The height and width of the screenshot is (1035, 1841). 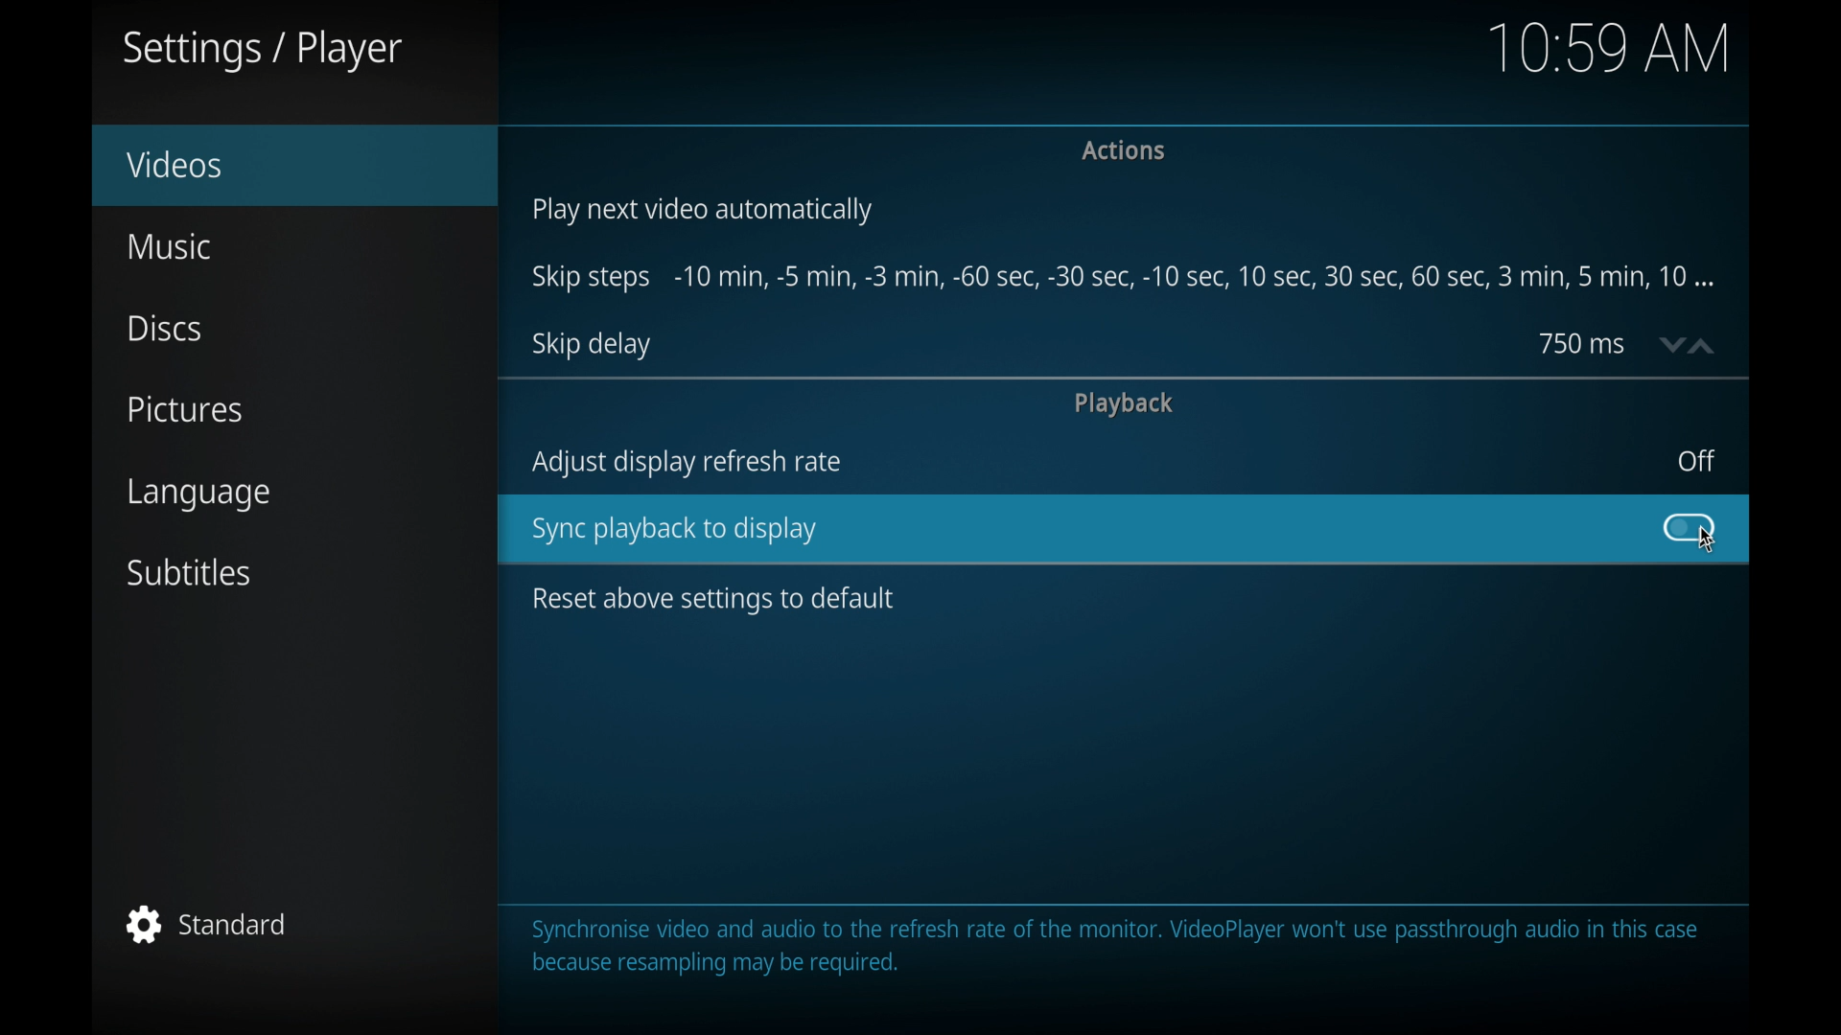 What do you see at coordinates (190, 574) in the screenshot?
I see `subtitles` at bounding box center [190, 574].